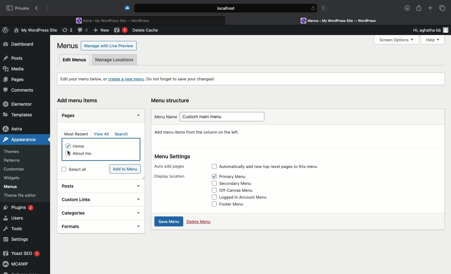  Describe the element at coordinates (67, 146) in the screenshot. I see `checkbox` at that location.